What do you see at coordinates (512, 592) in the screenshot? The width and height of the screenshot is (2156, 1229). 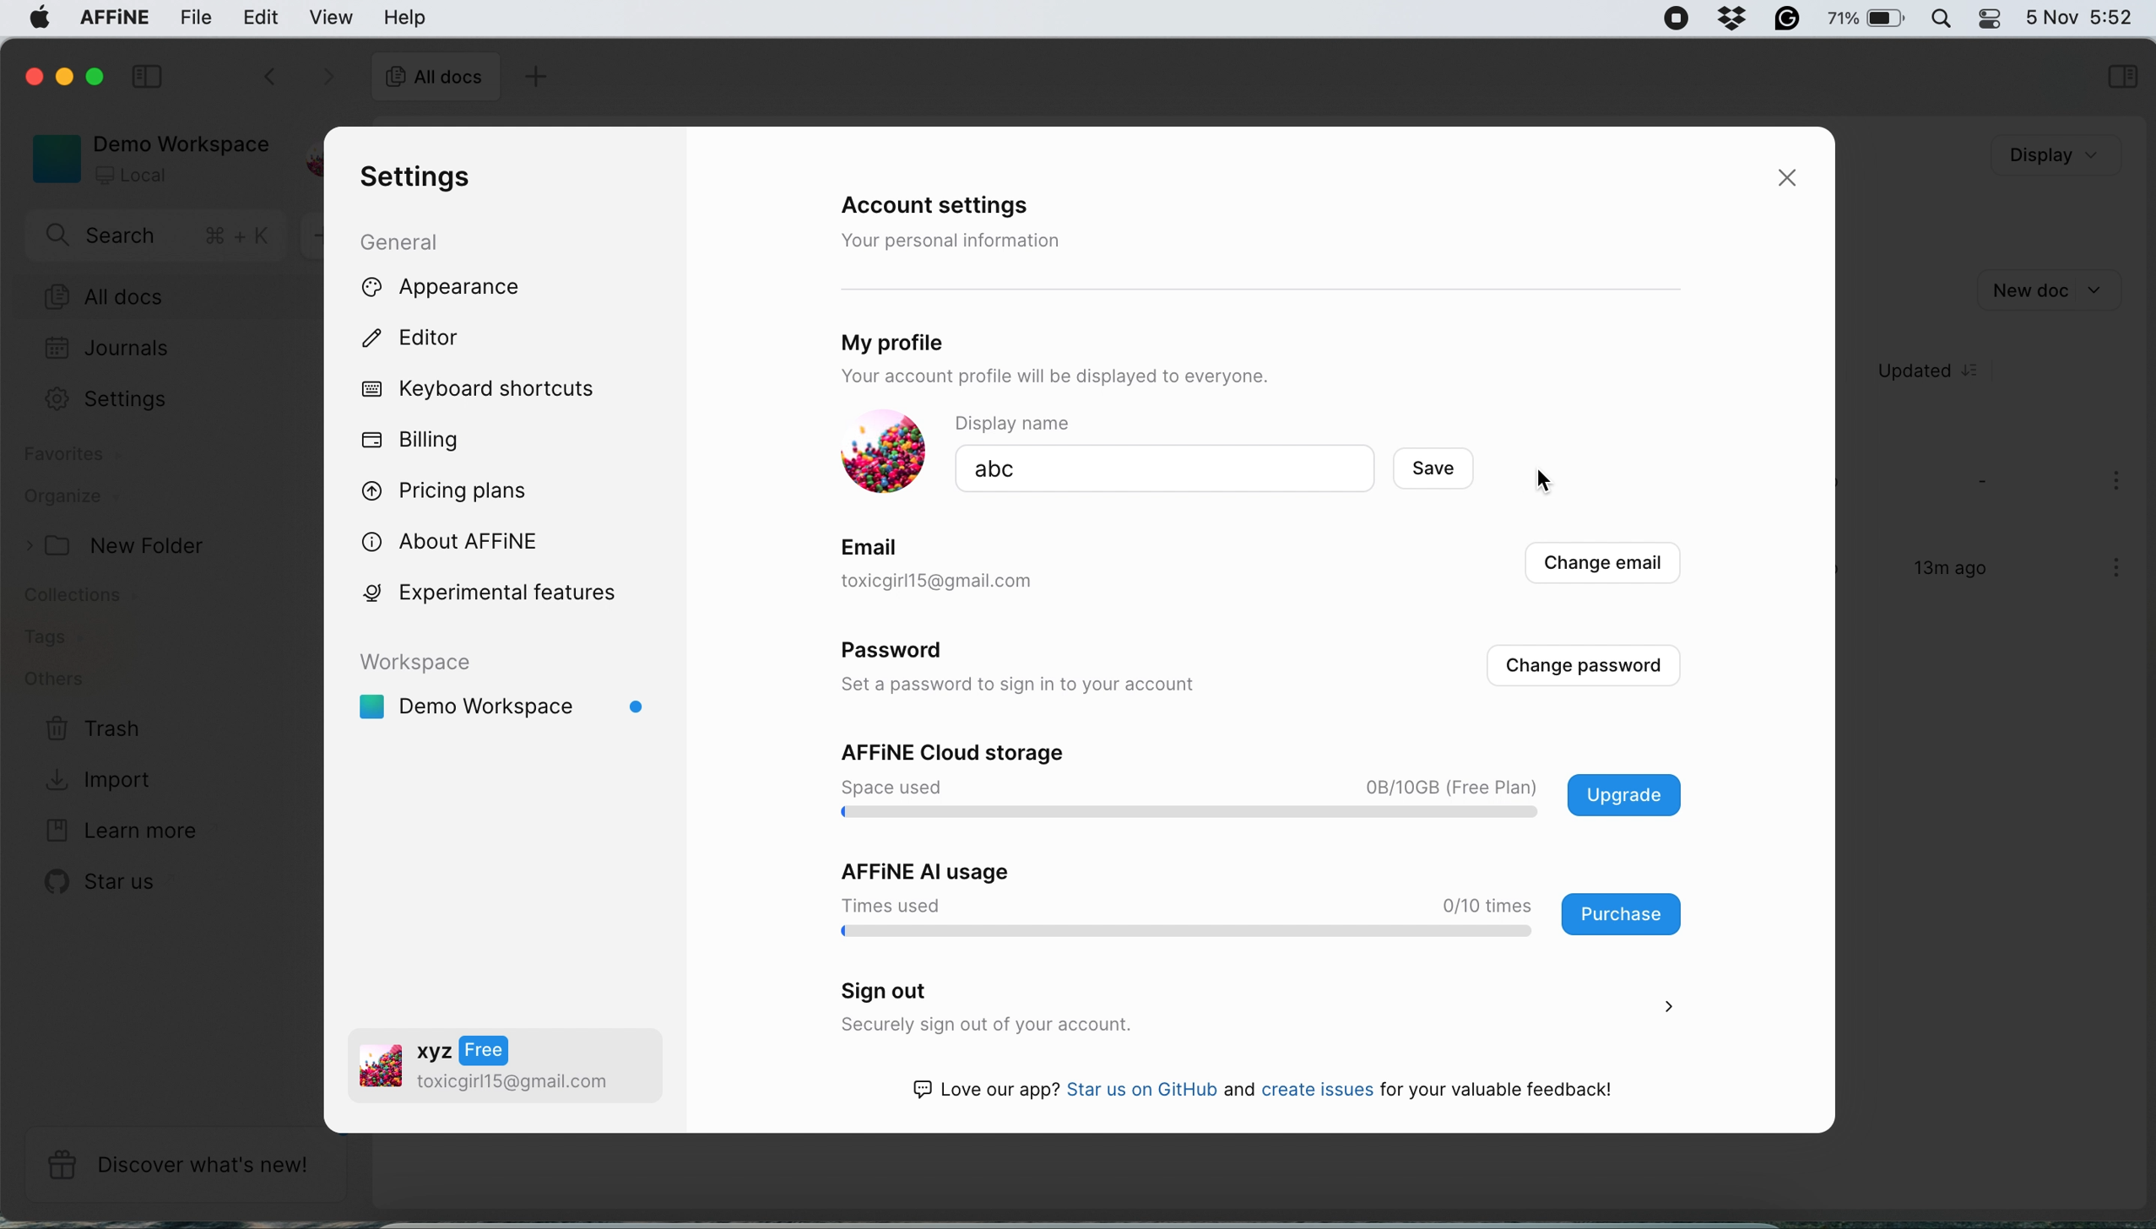 I see `experimental features` at bounding box center [512, 592].